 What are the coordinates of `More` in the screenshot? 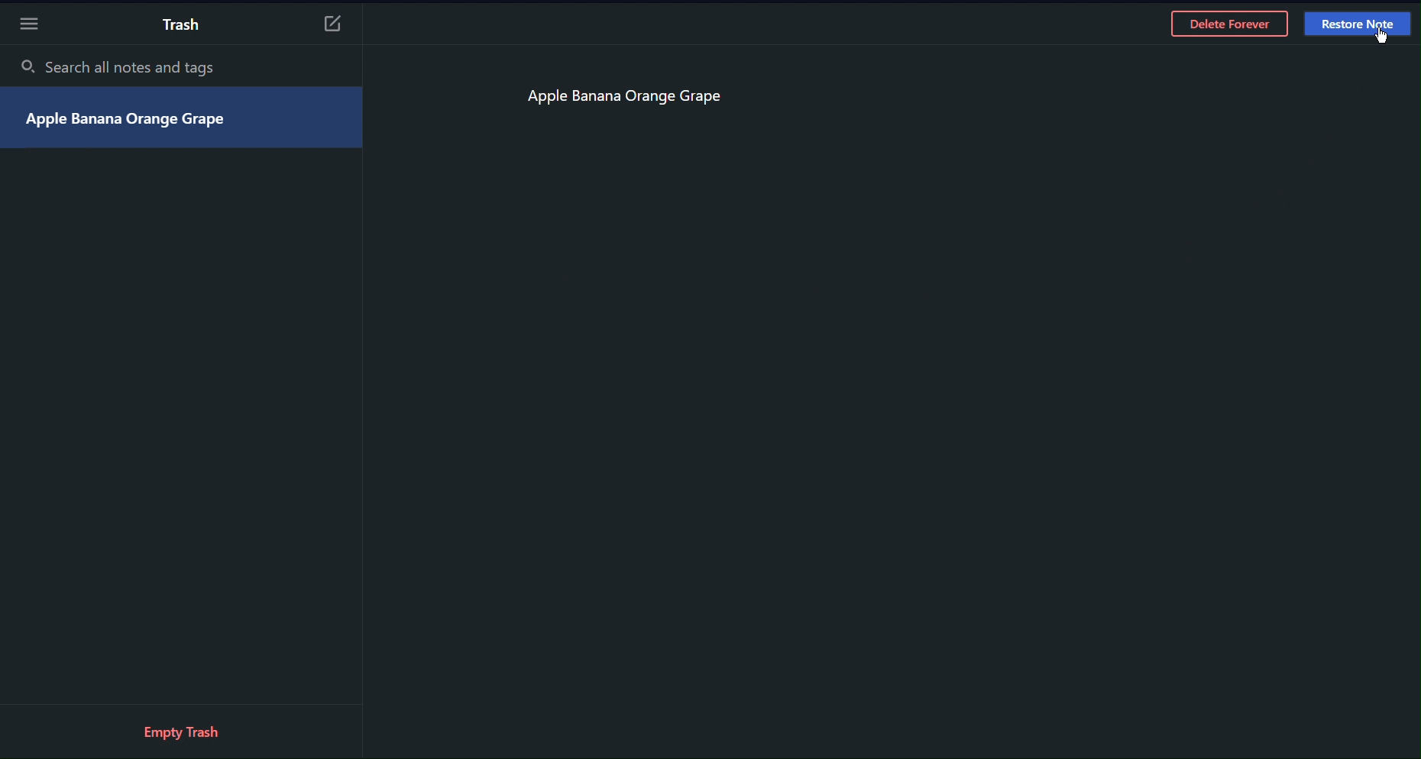 It's located at (29, 27).